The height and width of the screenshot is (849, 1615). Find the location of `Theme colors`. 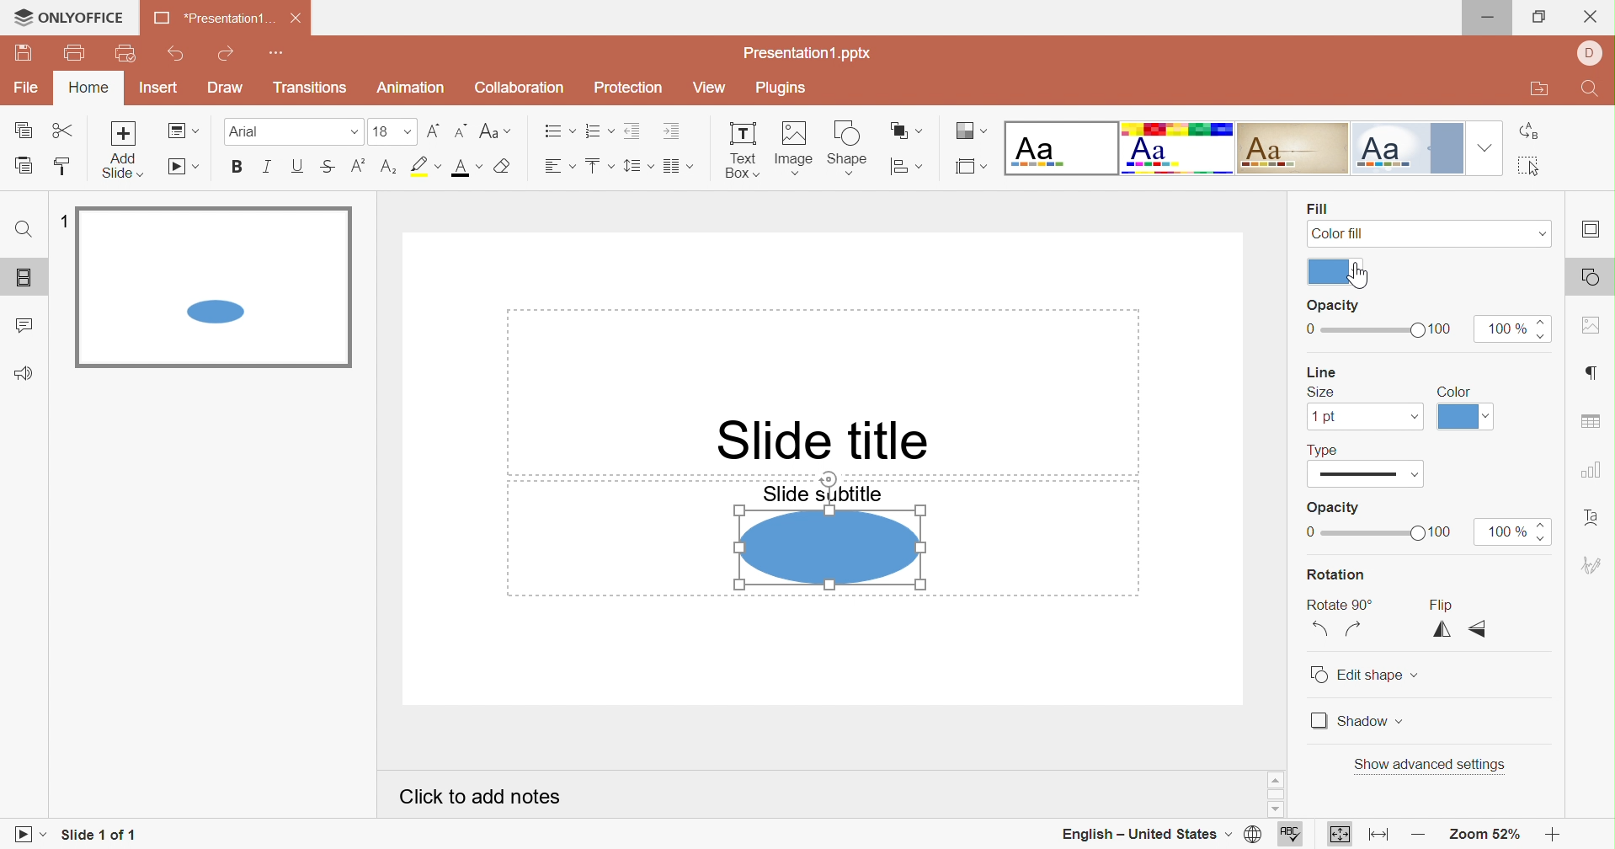

Theme colors is located at coordinates (1468, 415).